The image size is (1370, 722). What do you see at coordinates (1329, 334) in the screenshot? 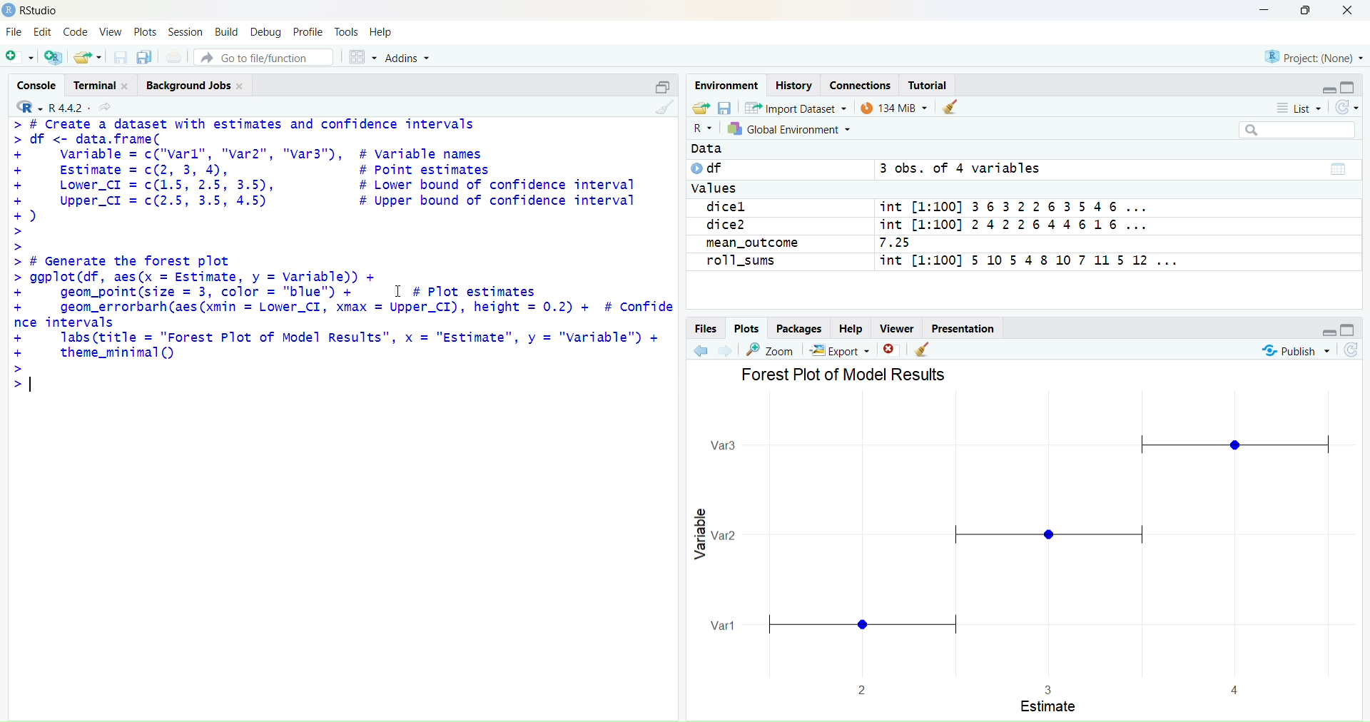
I see `minimize` at bounding box center [1329, 334].